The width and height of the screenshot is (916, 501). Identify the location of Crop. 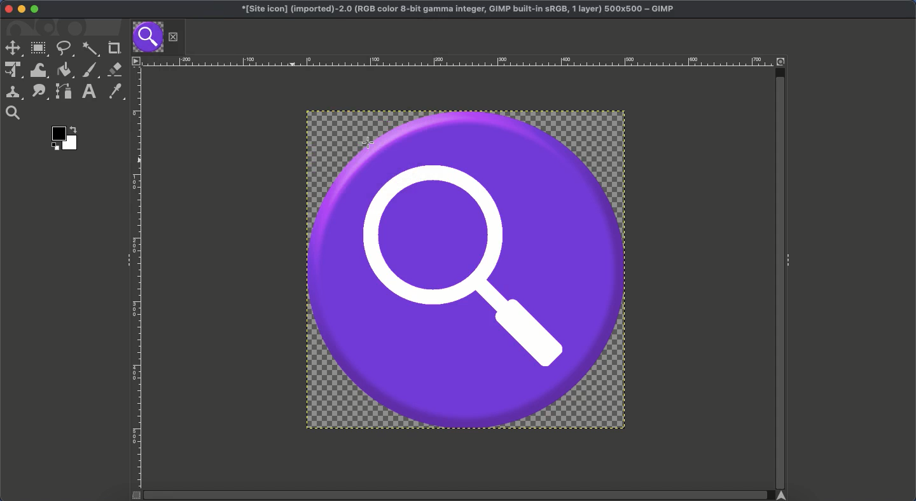
(114, 46).